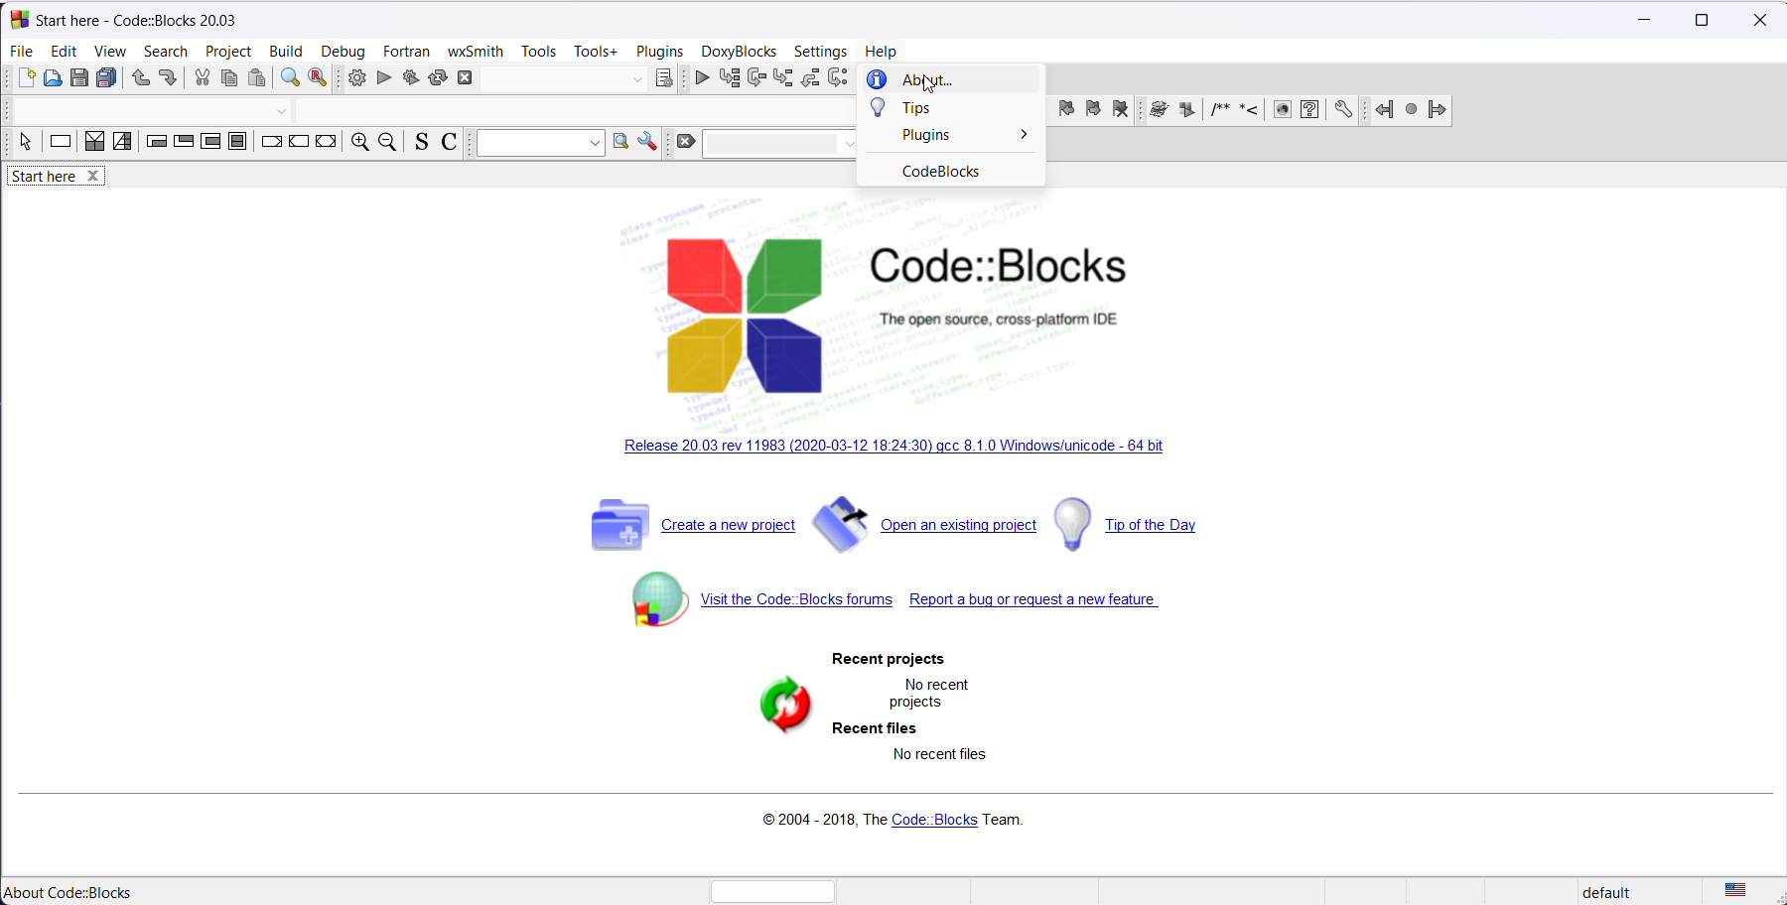  What do you see at coordinates (288, 51) in the screenshot?
I see `build` at bounding box center [288, 51].